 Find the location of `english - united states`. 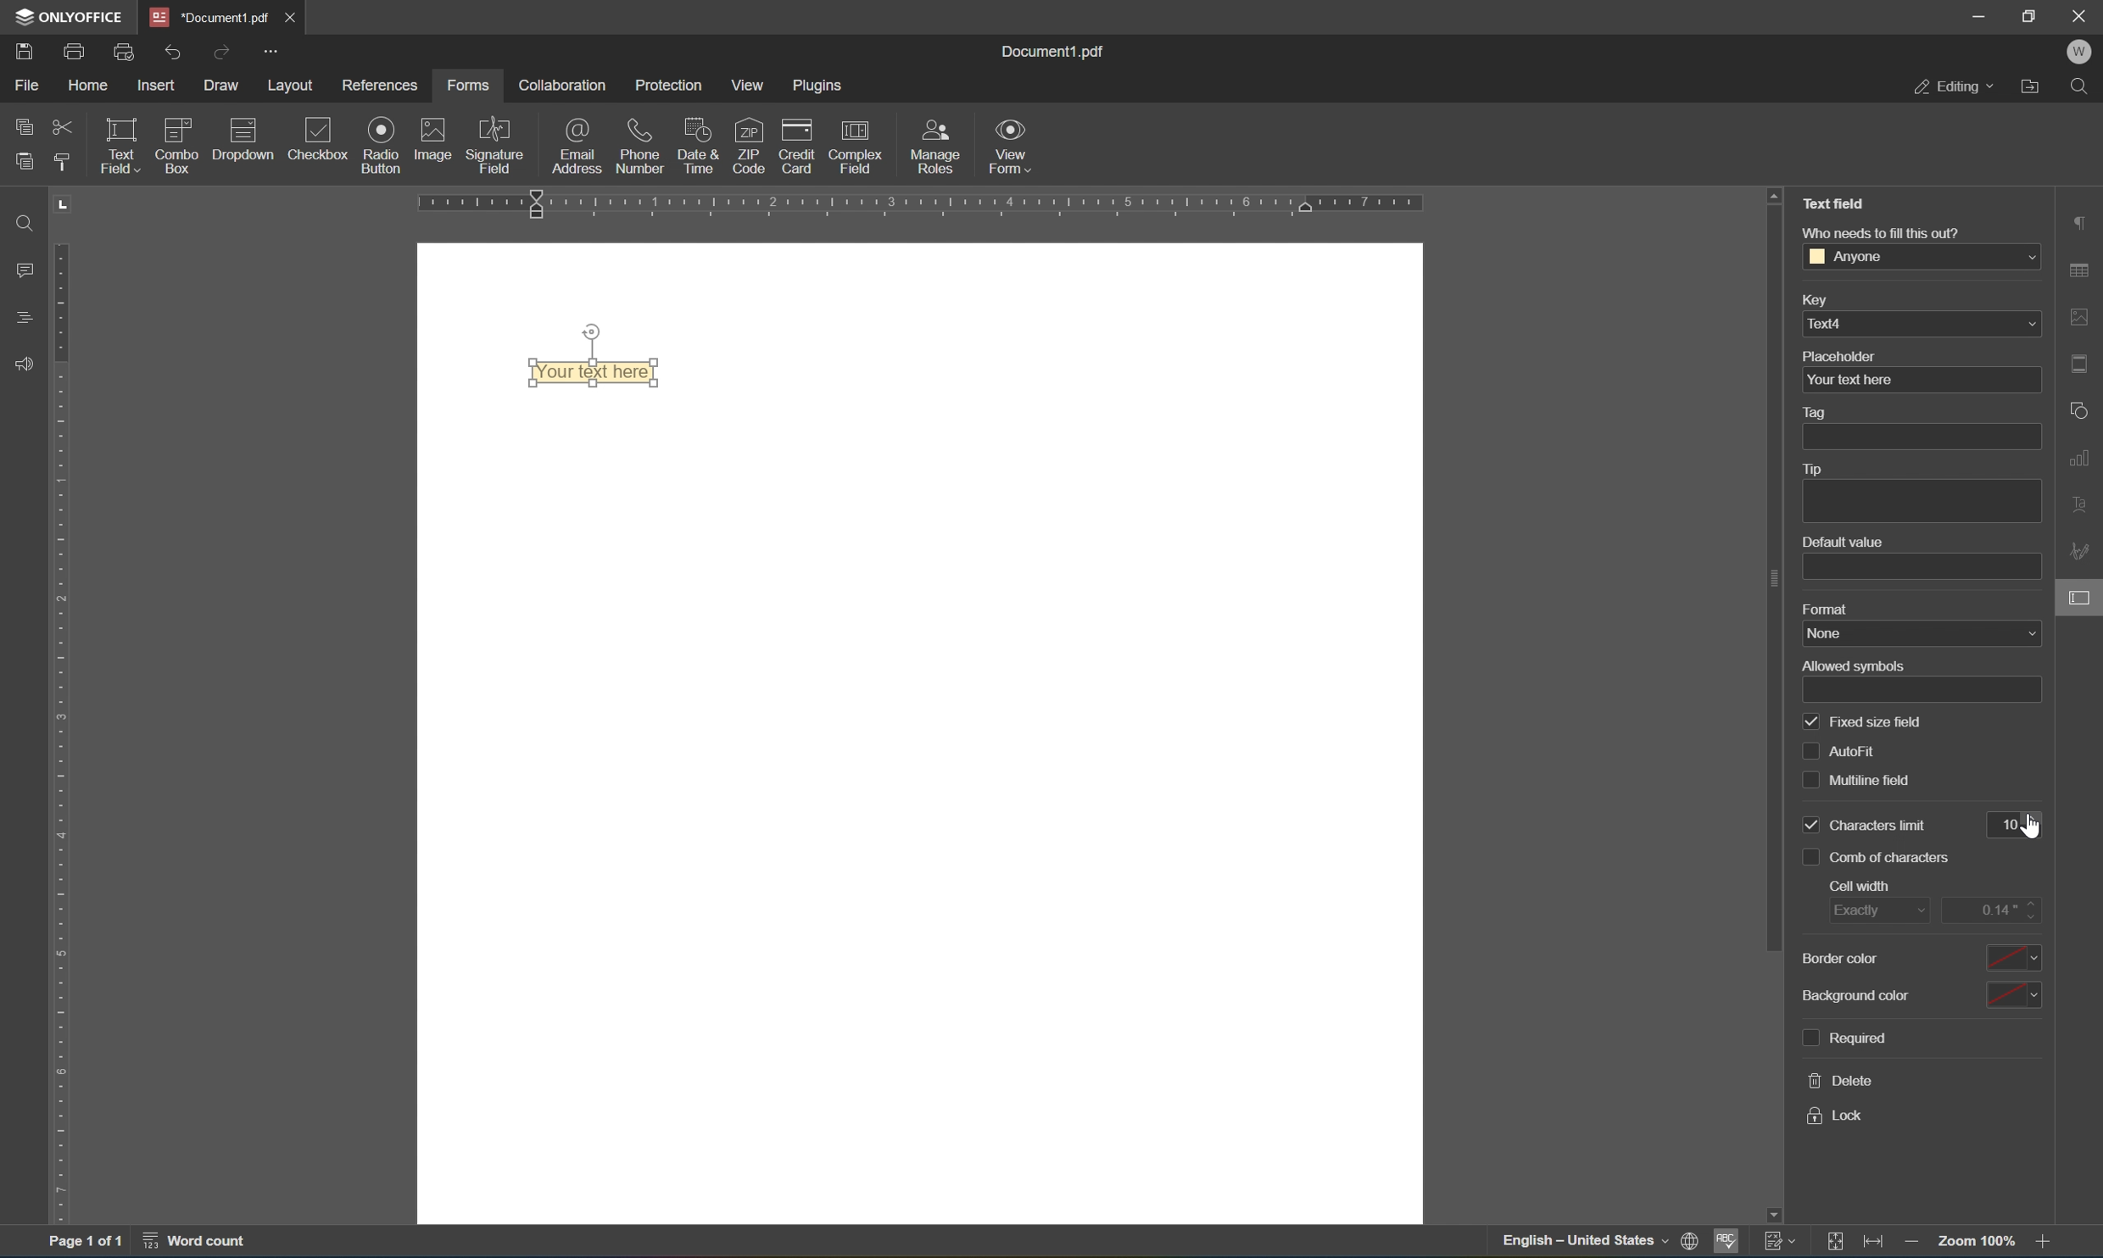

english - united states is located at coordinates (1580, 1242).